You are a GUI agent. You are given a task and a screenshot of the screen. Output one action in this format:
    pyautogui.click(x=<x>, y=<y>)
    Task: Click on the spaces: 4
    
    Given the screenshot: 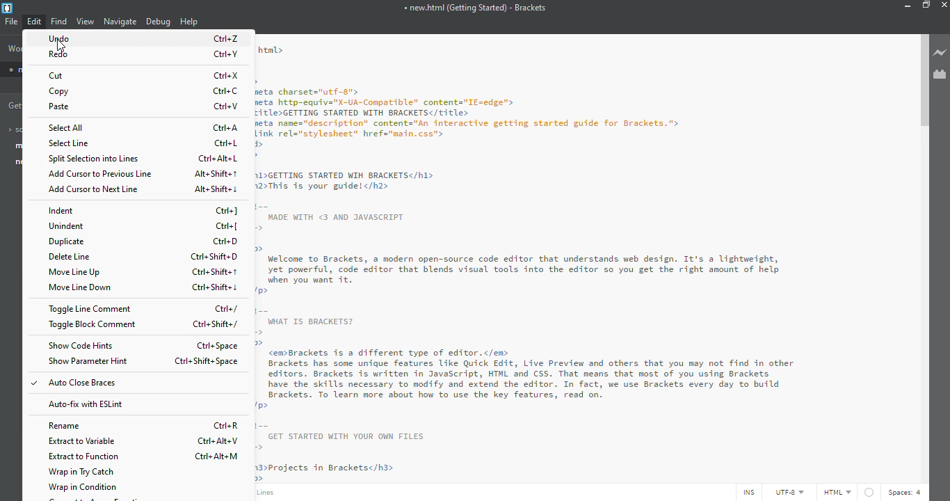 What is the action you would take?
    pyautogui.click(x=907, y=493)
    